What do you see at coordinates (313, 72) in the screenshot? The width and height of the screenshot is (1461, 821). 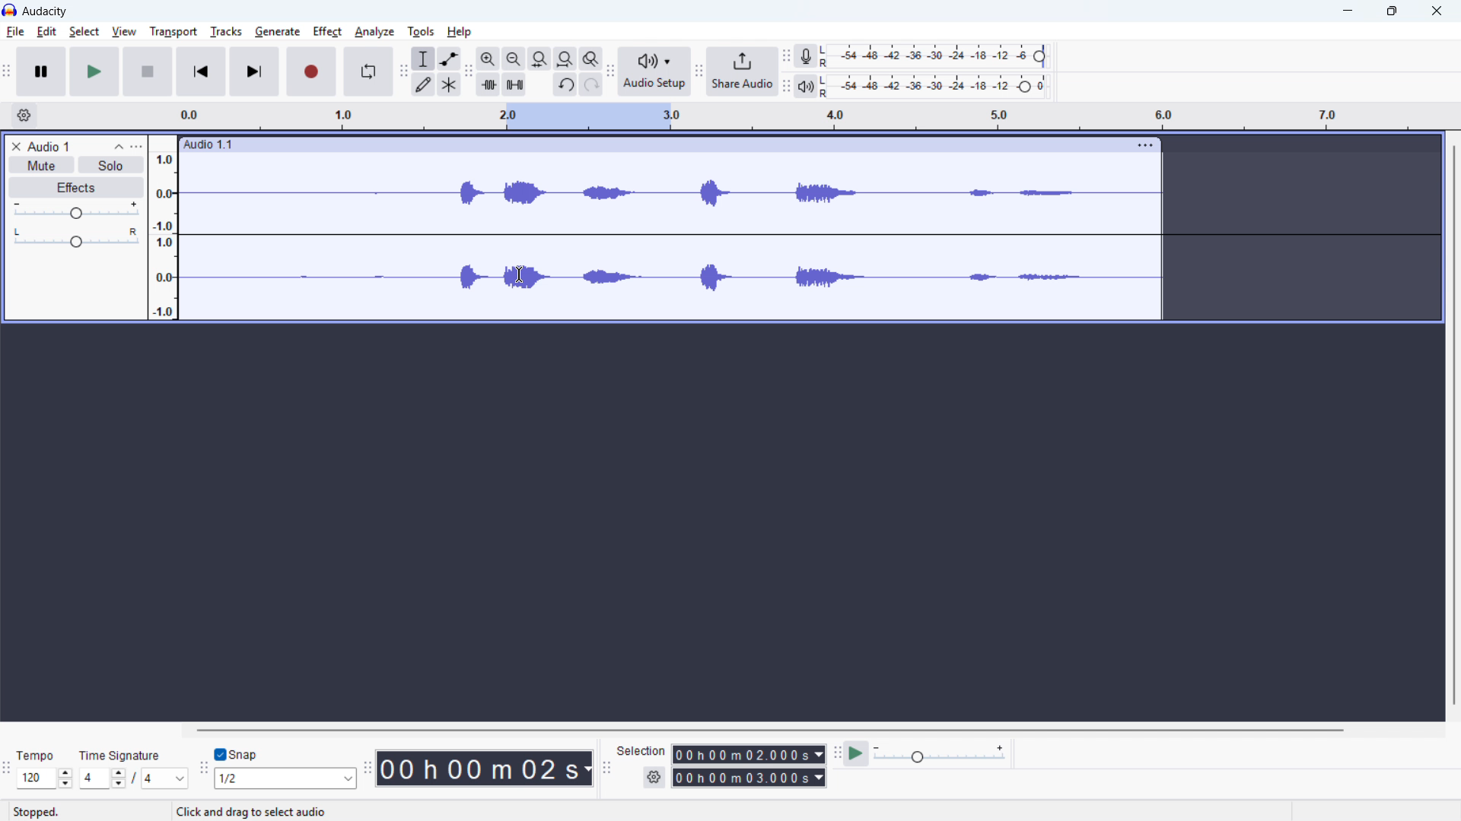 I see `Record` at bounding box center [313, 72].